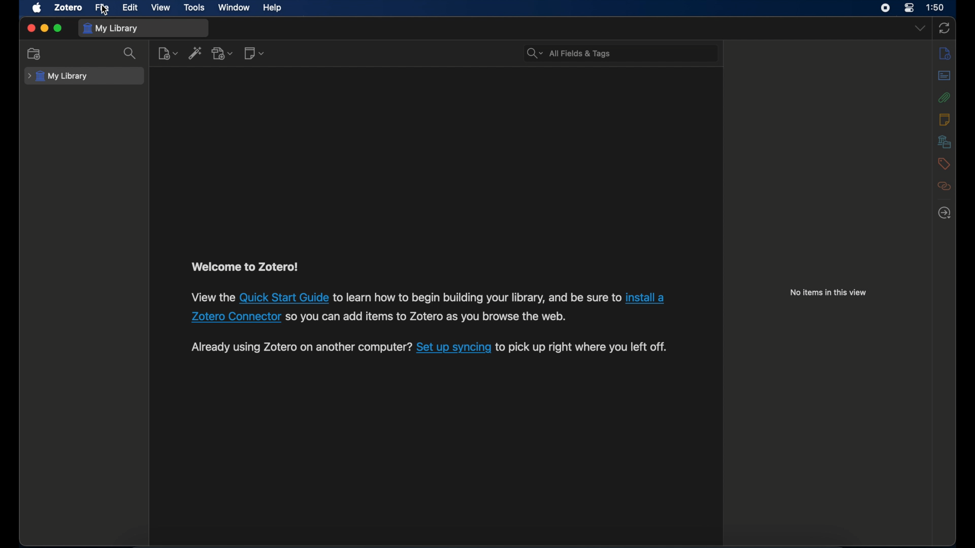 This screenshot has height=548, width=975. Describe the element at coordinates (44, 28) in the screenshot. I see `minimize` at that location.